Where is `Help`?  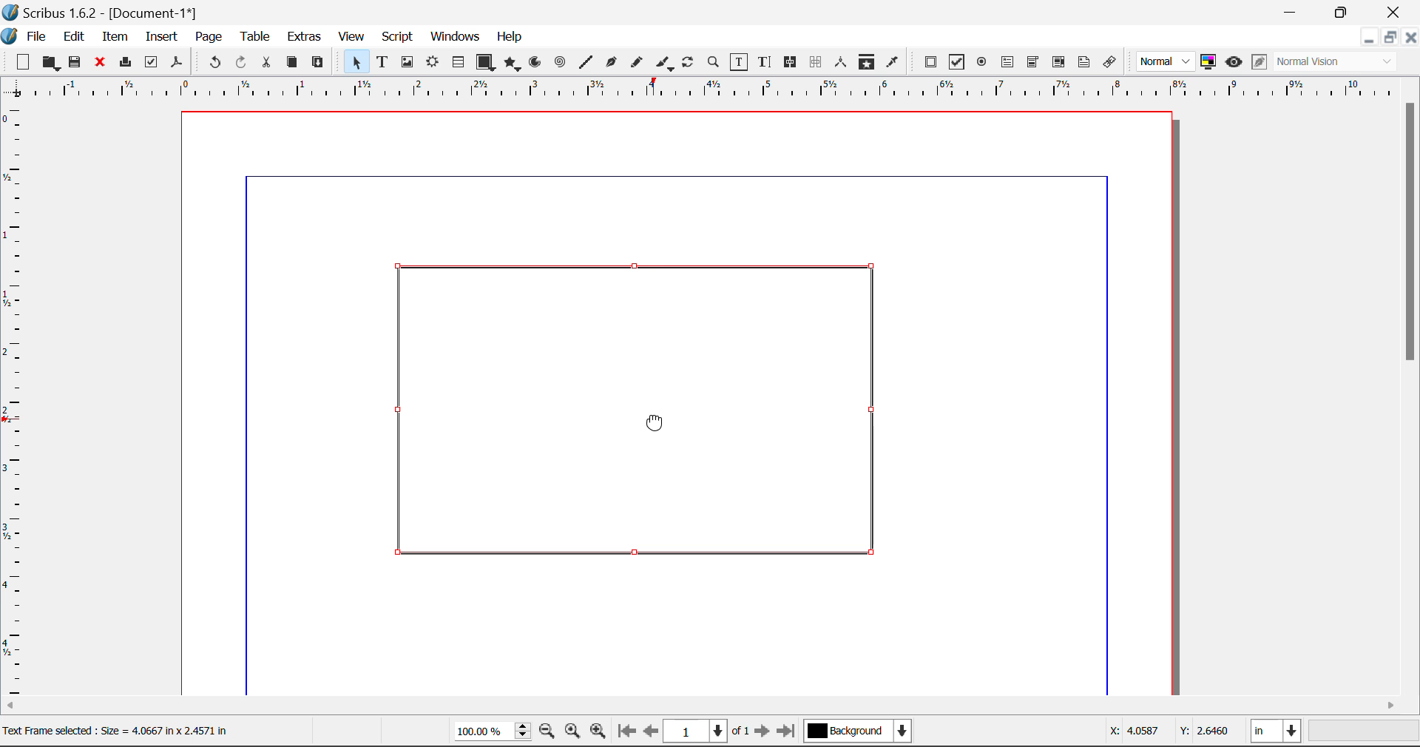 Help is located at coordinates (510, 37).